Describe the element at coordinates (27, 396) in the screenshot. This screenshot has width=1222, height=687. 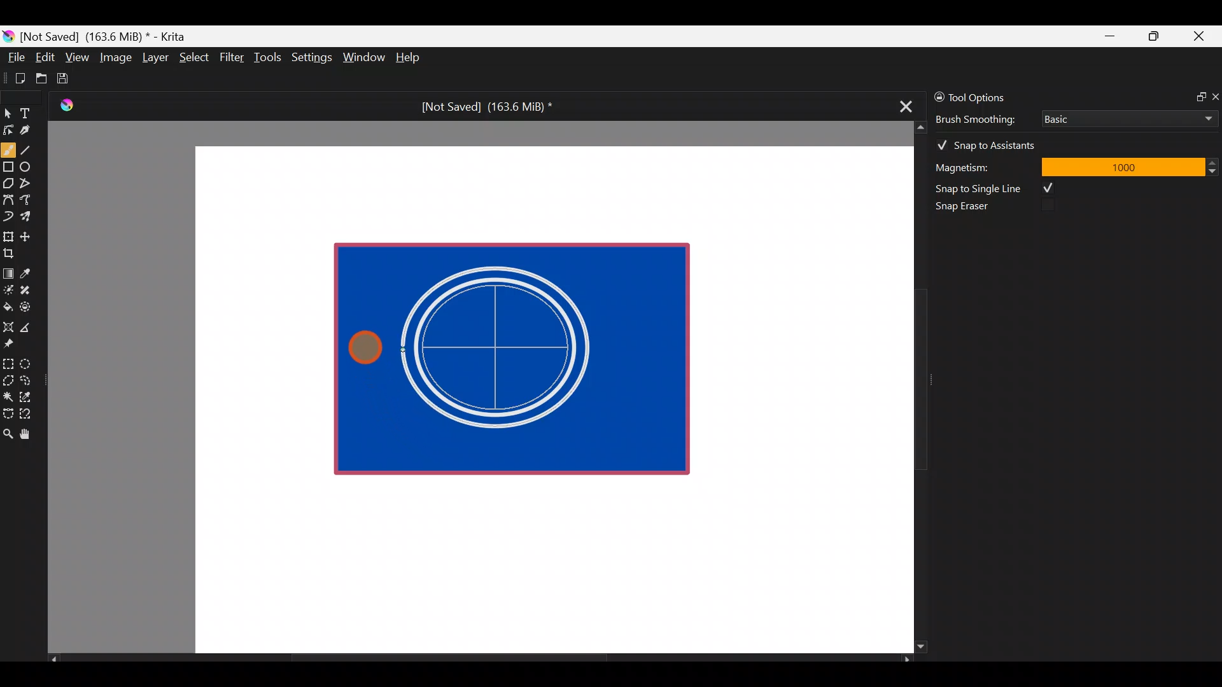
I see `Similar color selection tool` at that location.